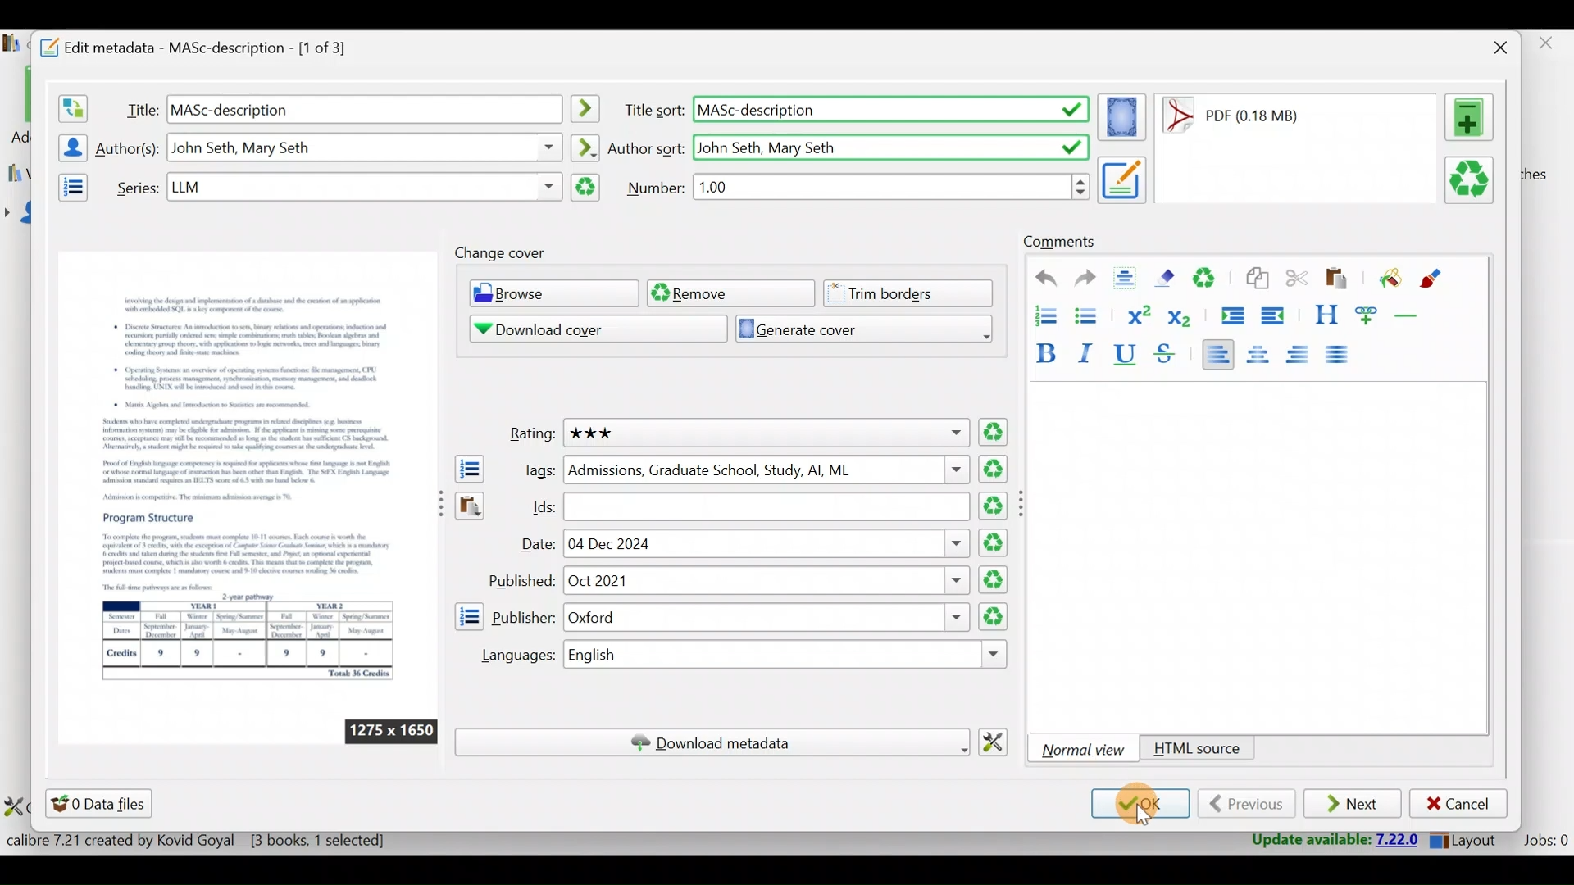 The image size is (1574, 885). I want to click on Paste, so click(1340, 279).